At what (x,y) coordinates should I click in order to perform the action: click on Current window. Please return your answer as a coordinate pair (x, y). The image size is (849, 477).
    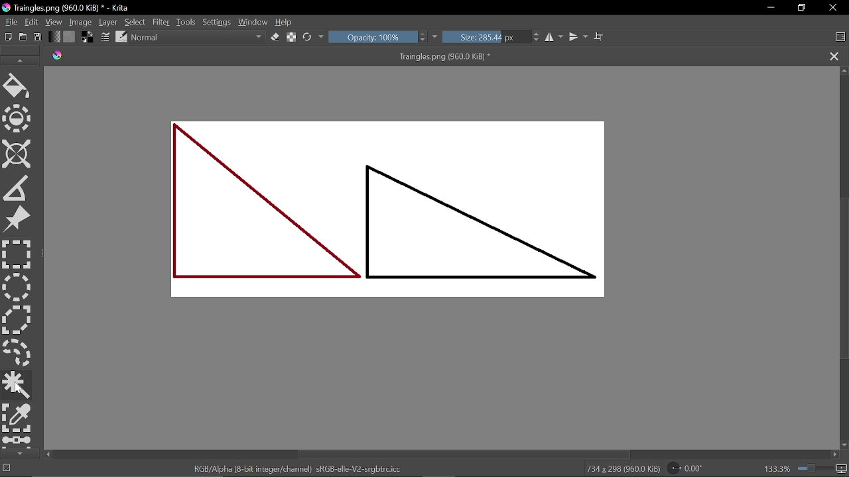
    Looking at the image, I should click on (68, 8).